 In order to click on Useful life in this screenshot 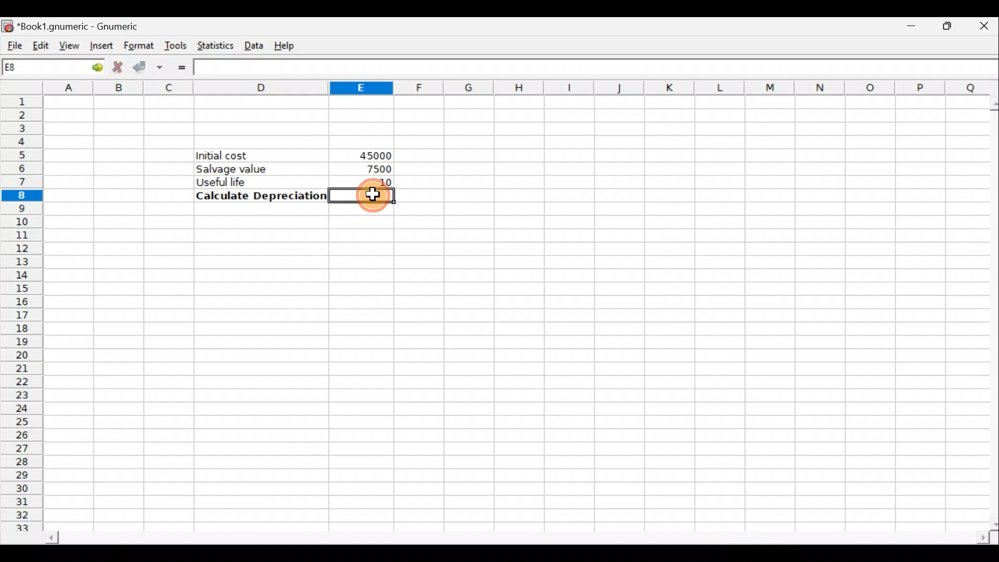, I will do `click(255, 182)`.